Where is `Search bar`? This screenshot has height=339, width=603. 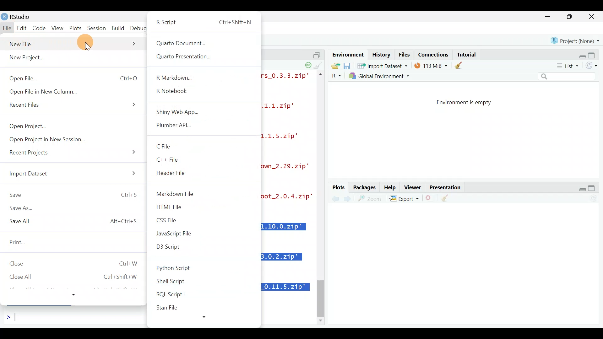
Search bar is located at coordinates (568, 77).